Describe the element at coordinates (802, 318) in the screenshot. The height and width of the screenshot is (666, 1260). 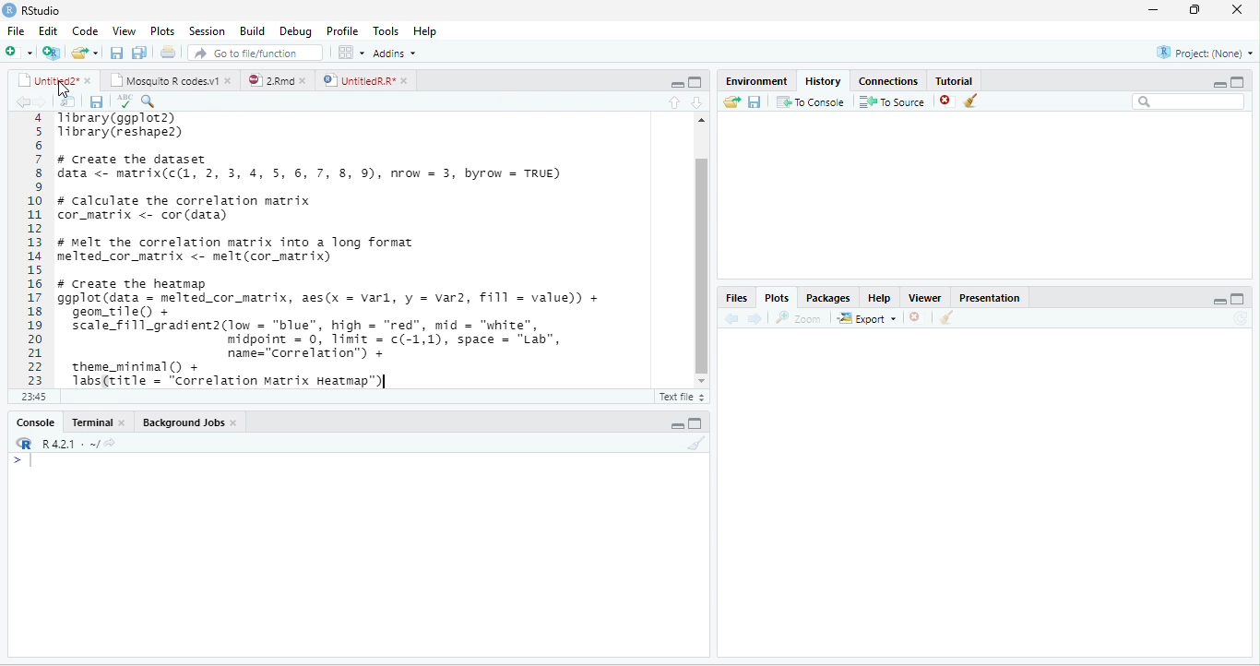
I see `zoom` at that location.